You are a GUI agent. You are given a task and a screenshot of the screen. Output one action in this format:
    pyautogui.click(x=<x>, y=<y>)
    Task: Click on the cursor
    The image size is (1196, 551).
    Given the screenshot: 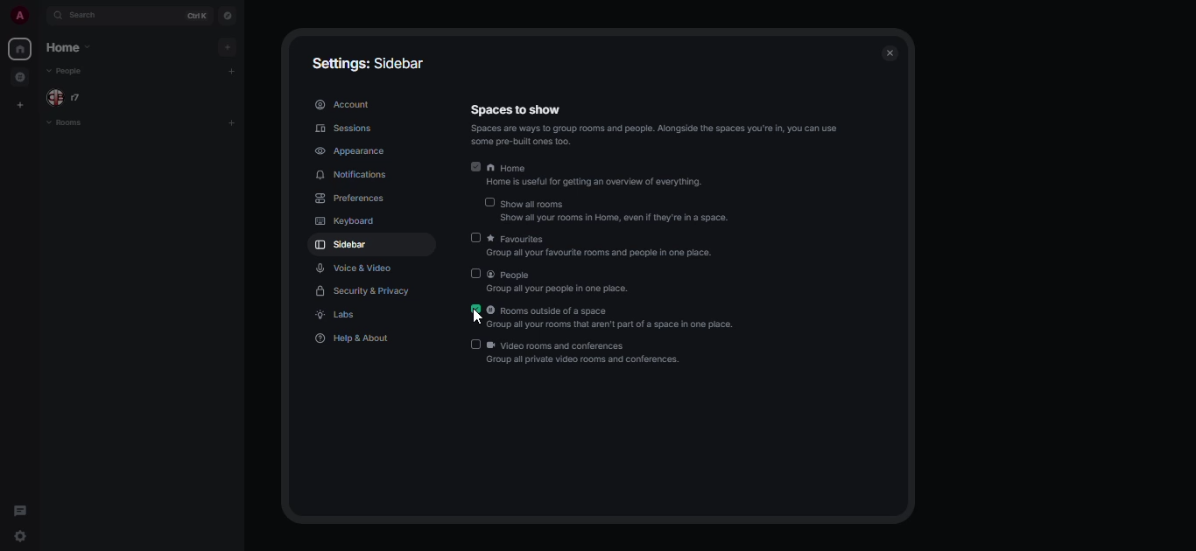 What is the action you would take?
    pyautogui.click(x=474, y=317)
    